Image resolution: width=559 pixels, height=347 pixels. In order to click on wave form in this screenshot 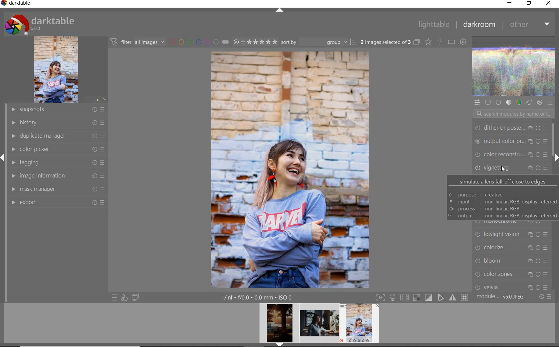, I will do `click(514, 67)`.